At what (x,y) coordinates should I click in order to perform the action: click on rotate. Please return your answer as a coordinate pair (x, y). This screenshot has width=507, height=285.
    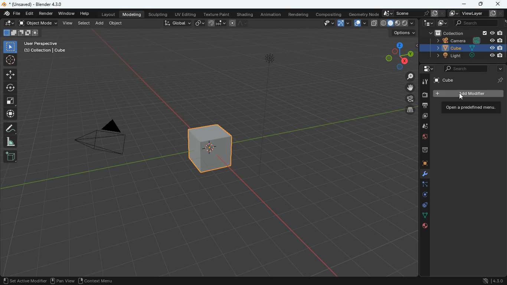
    Looking at the image, I should click on (421, 194).